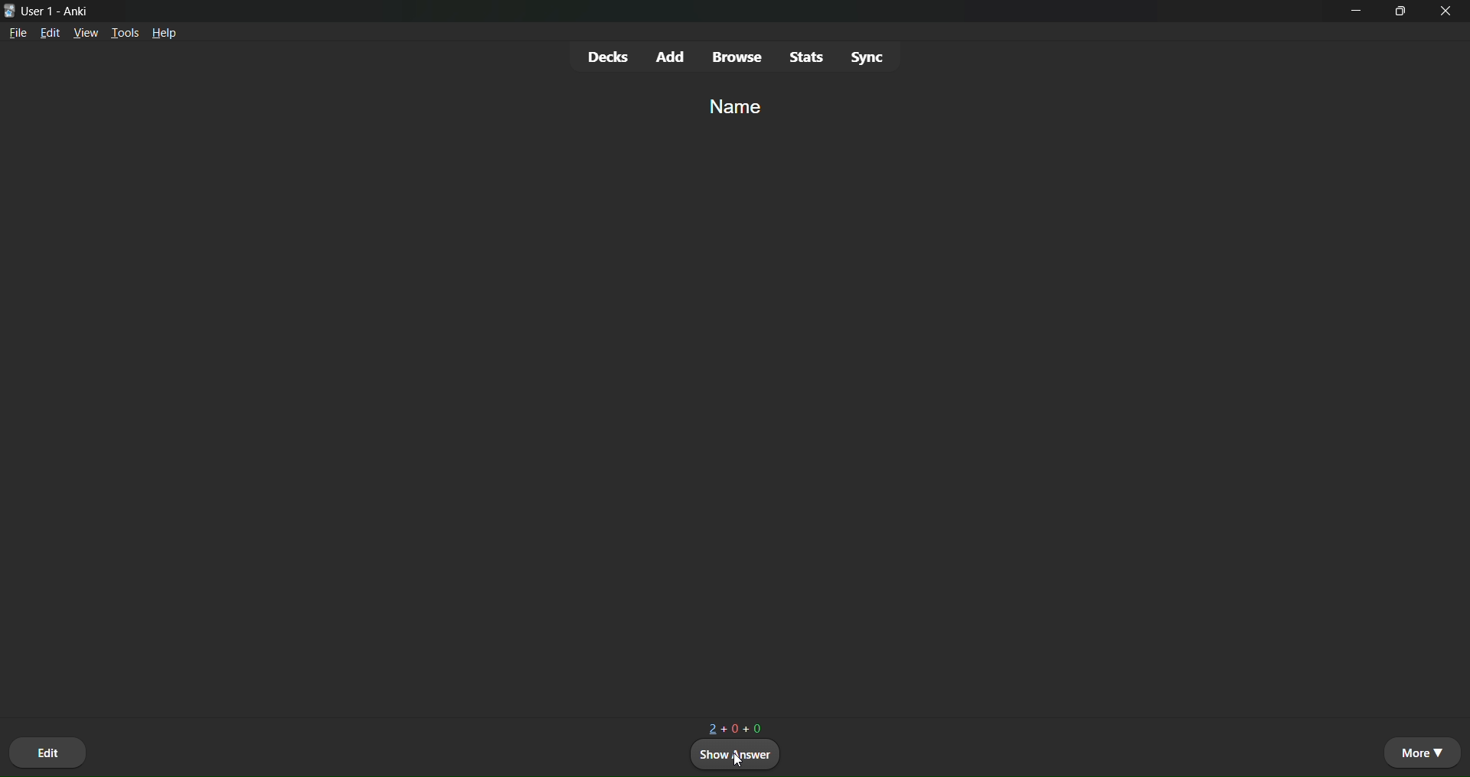 Image resolution: width=1470 pixels, height=777 pixels. What do you see at coordinates (1358, 16) in the screenshot?
I see `minimize` at bounding box center [1358, 16].